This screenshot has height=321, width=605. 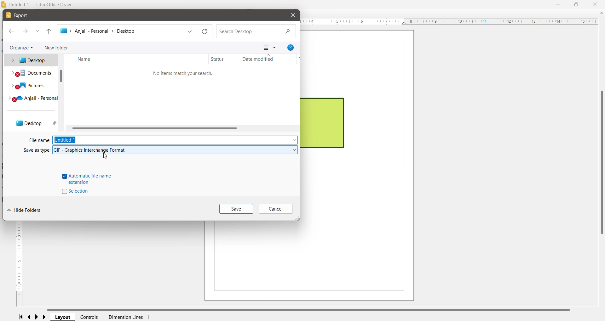 I want to click on vertical ruler, so click(x=18, y=265).